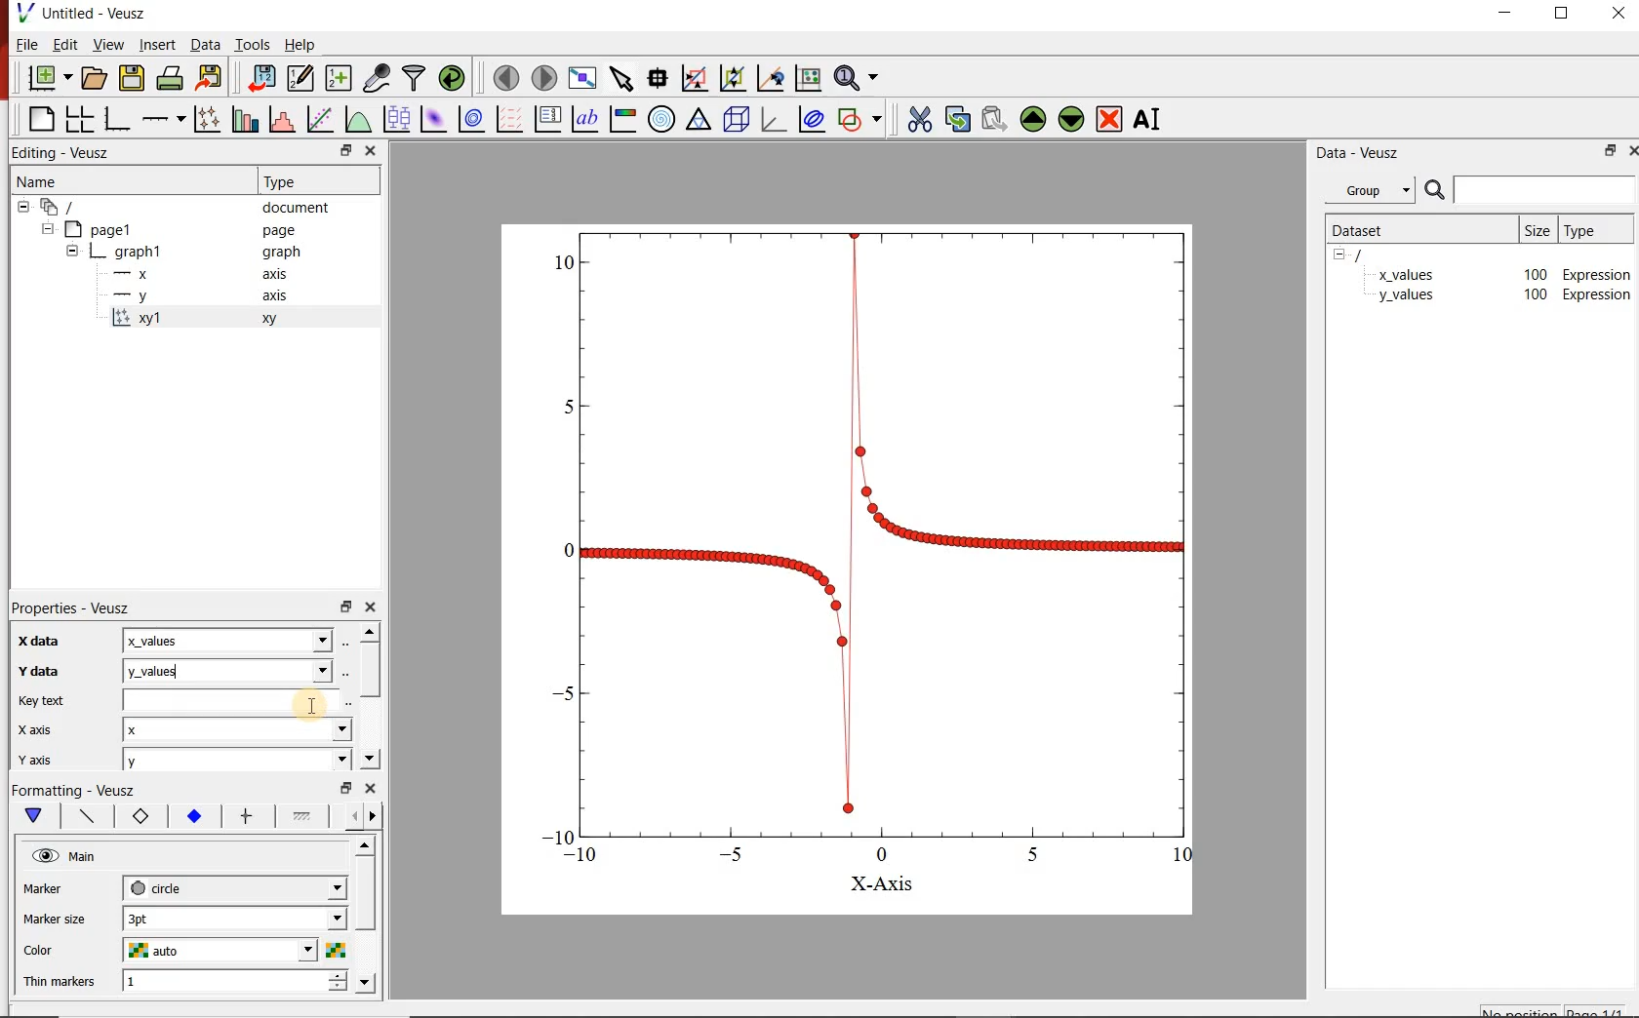 This screenshot has width=1639, height=1018. Describe the element at coordinates (28, 44) in the screenshot. I see `file` at that location.